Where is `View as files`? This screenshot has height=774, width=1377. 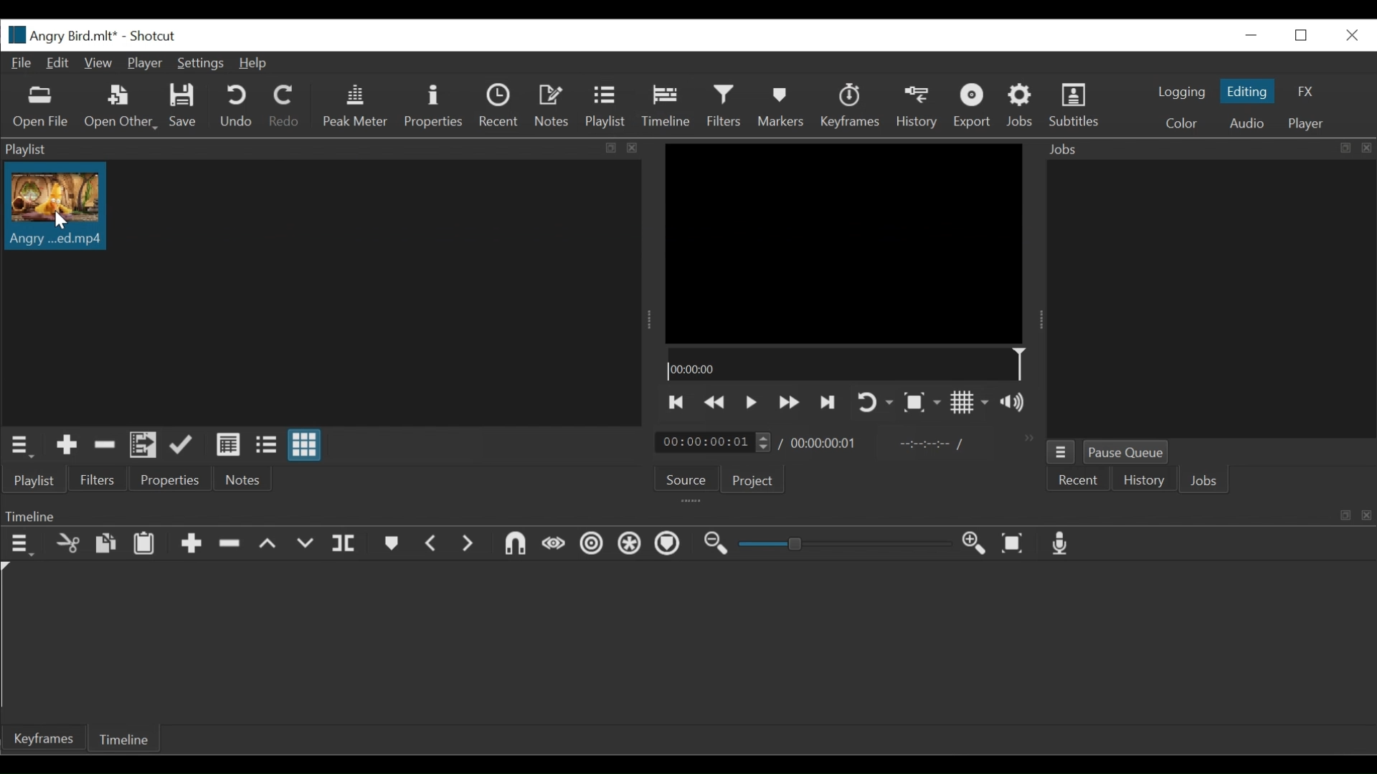 View as files is located at coordinates (268, 446).